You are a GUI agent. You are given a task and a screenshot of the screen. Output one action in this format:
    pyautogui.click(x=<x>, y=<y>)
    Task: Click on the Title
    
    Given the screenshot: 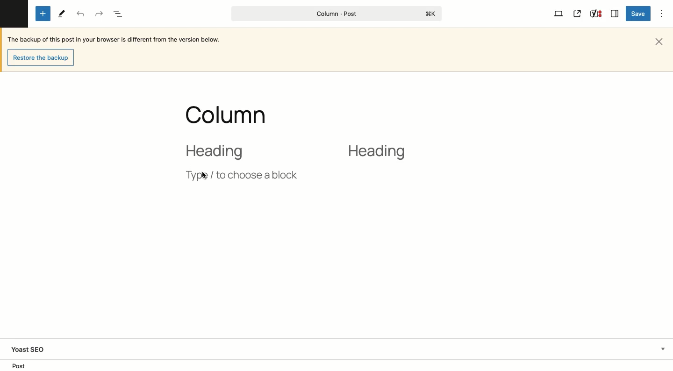 What is the action you would take?
    pyautogui.click(x=233, y=113)
    